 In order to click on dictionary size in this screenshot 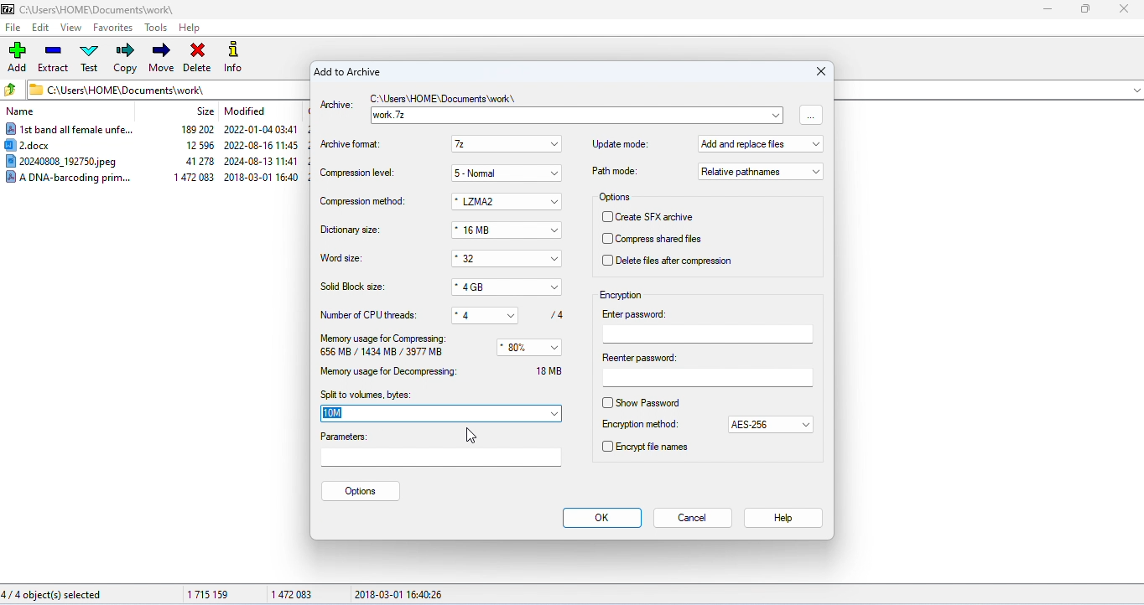, I will do `click(351, 230)`.